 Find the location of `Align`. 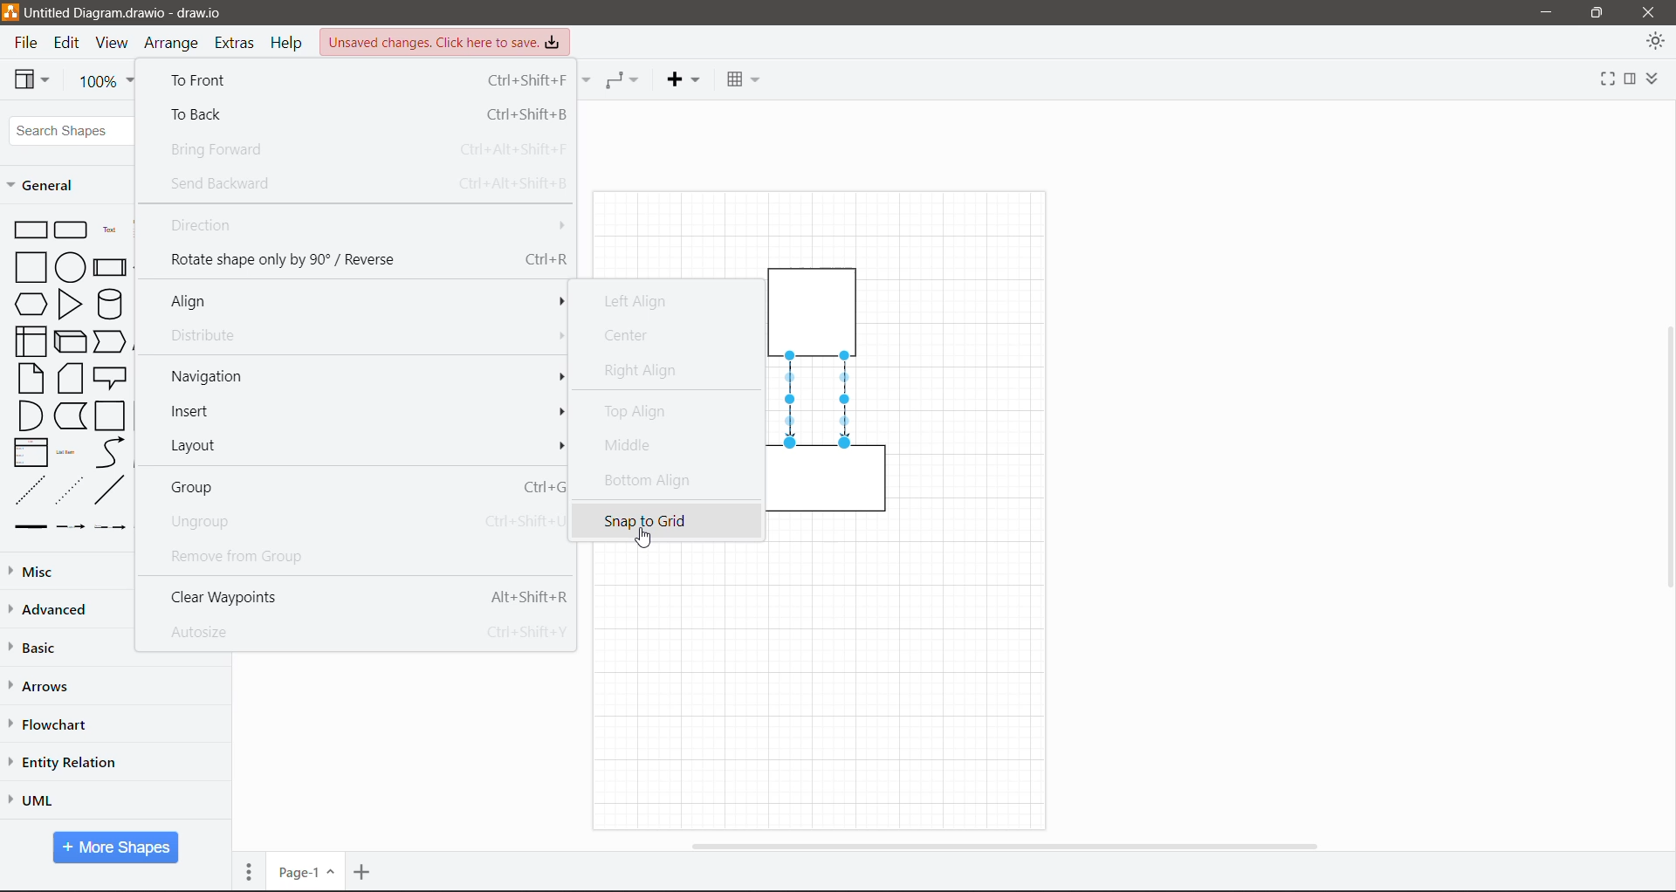

Align is located at coordinates (359, 298).